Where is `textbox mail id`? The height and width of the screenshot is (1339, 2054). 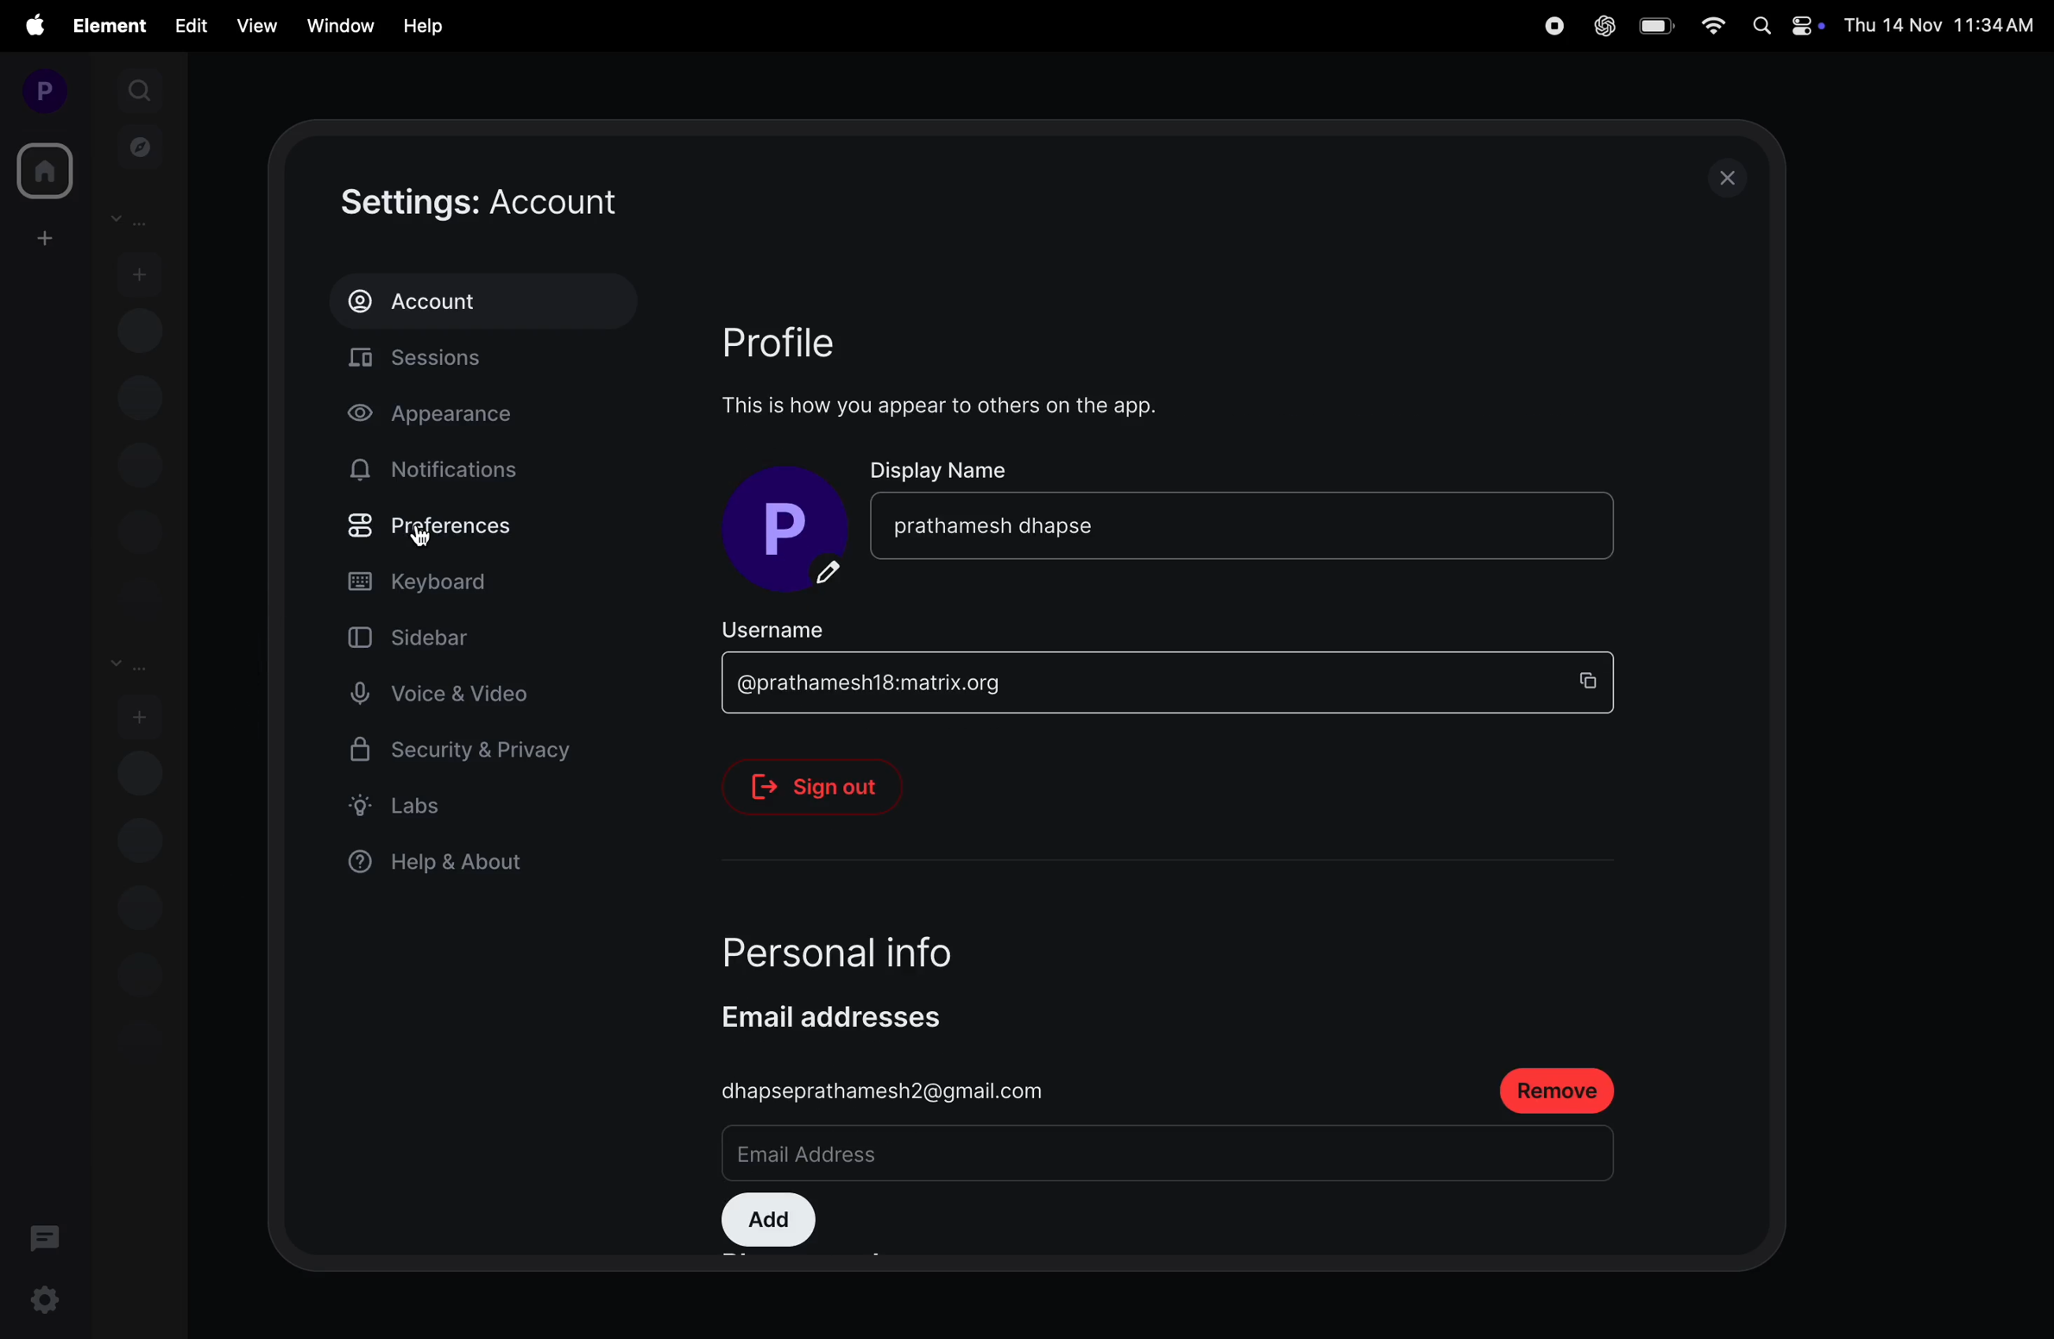 textbox mail id is located at coordinates (1166, 1150).